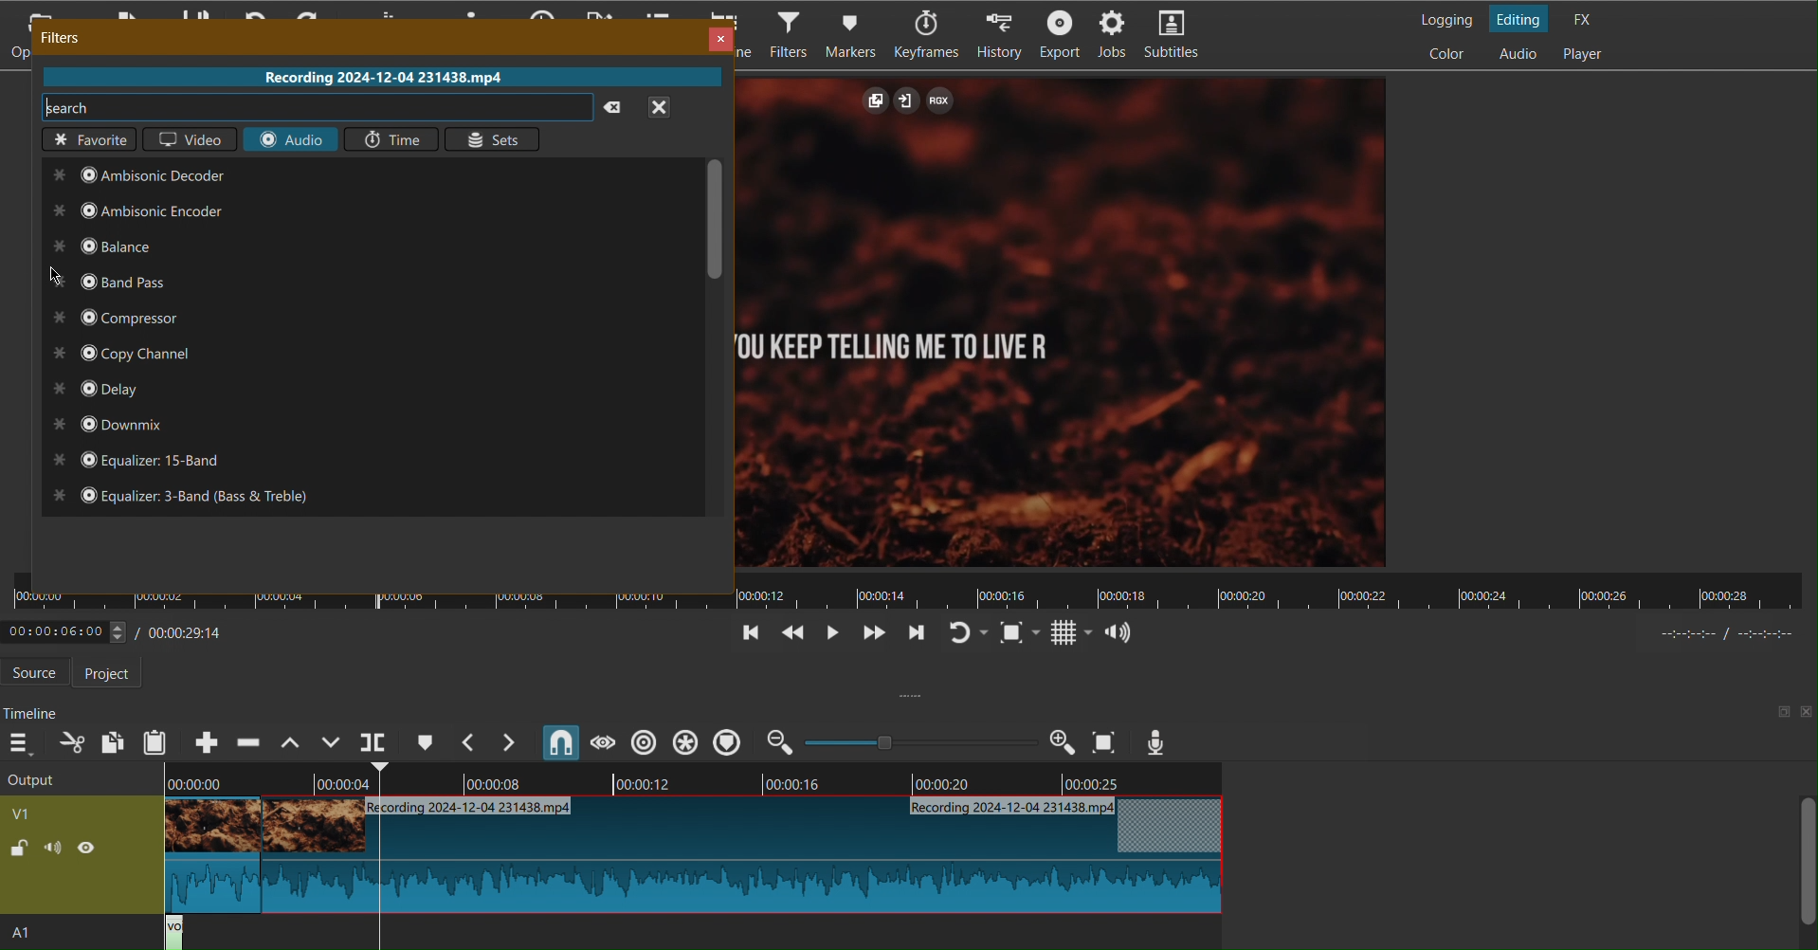 The width and height of the screenshot is (1818, 950). I want to click on clear, so click(615, 108).